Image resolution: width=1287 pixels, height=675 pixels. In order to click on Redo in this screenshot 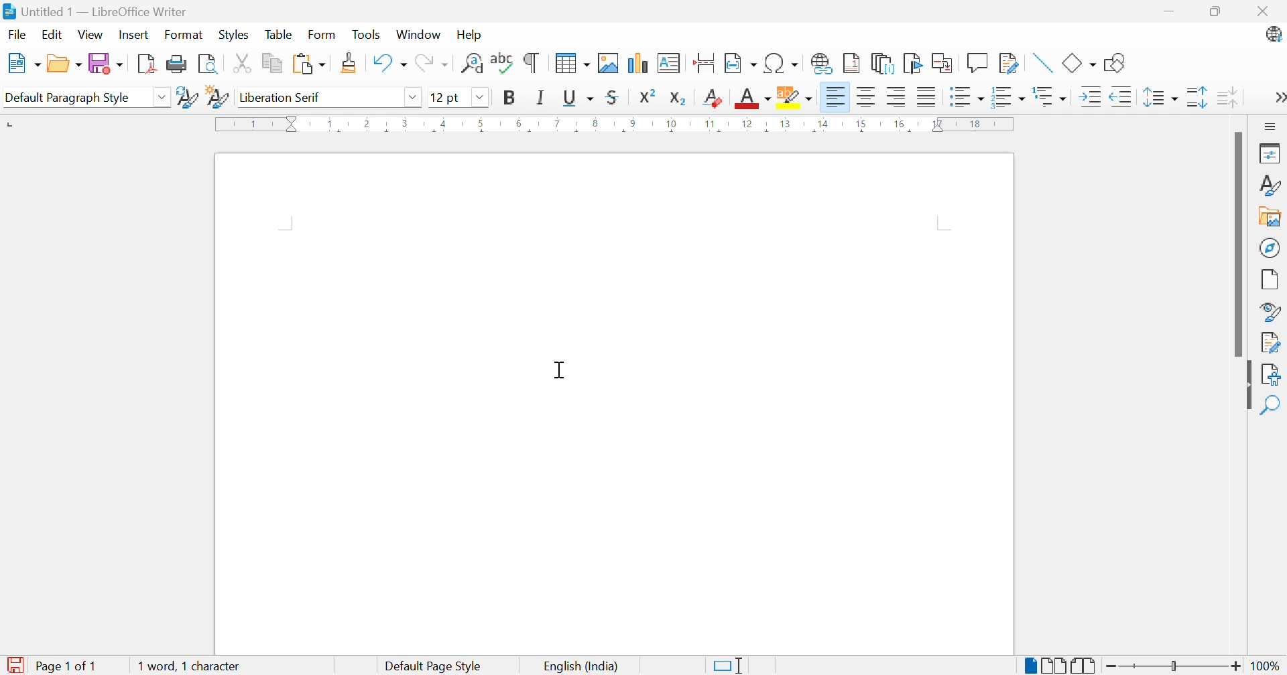, I will do `click(433, 64)`.